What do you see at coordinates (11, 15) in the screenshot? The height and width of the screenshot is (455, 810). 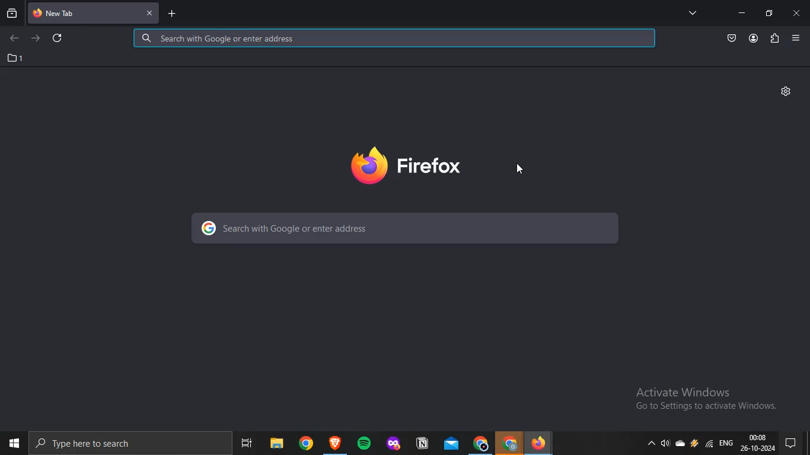 I see `recent browsing` at bounding box center [11, 15].